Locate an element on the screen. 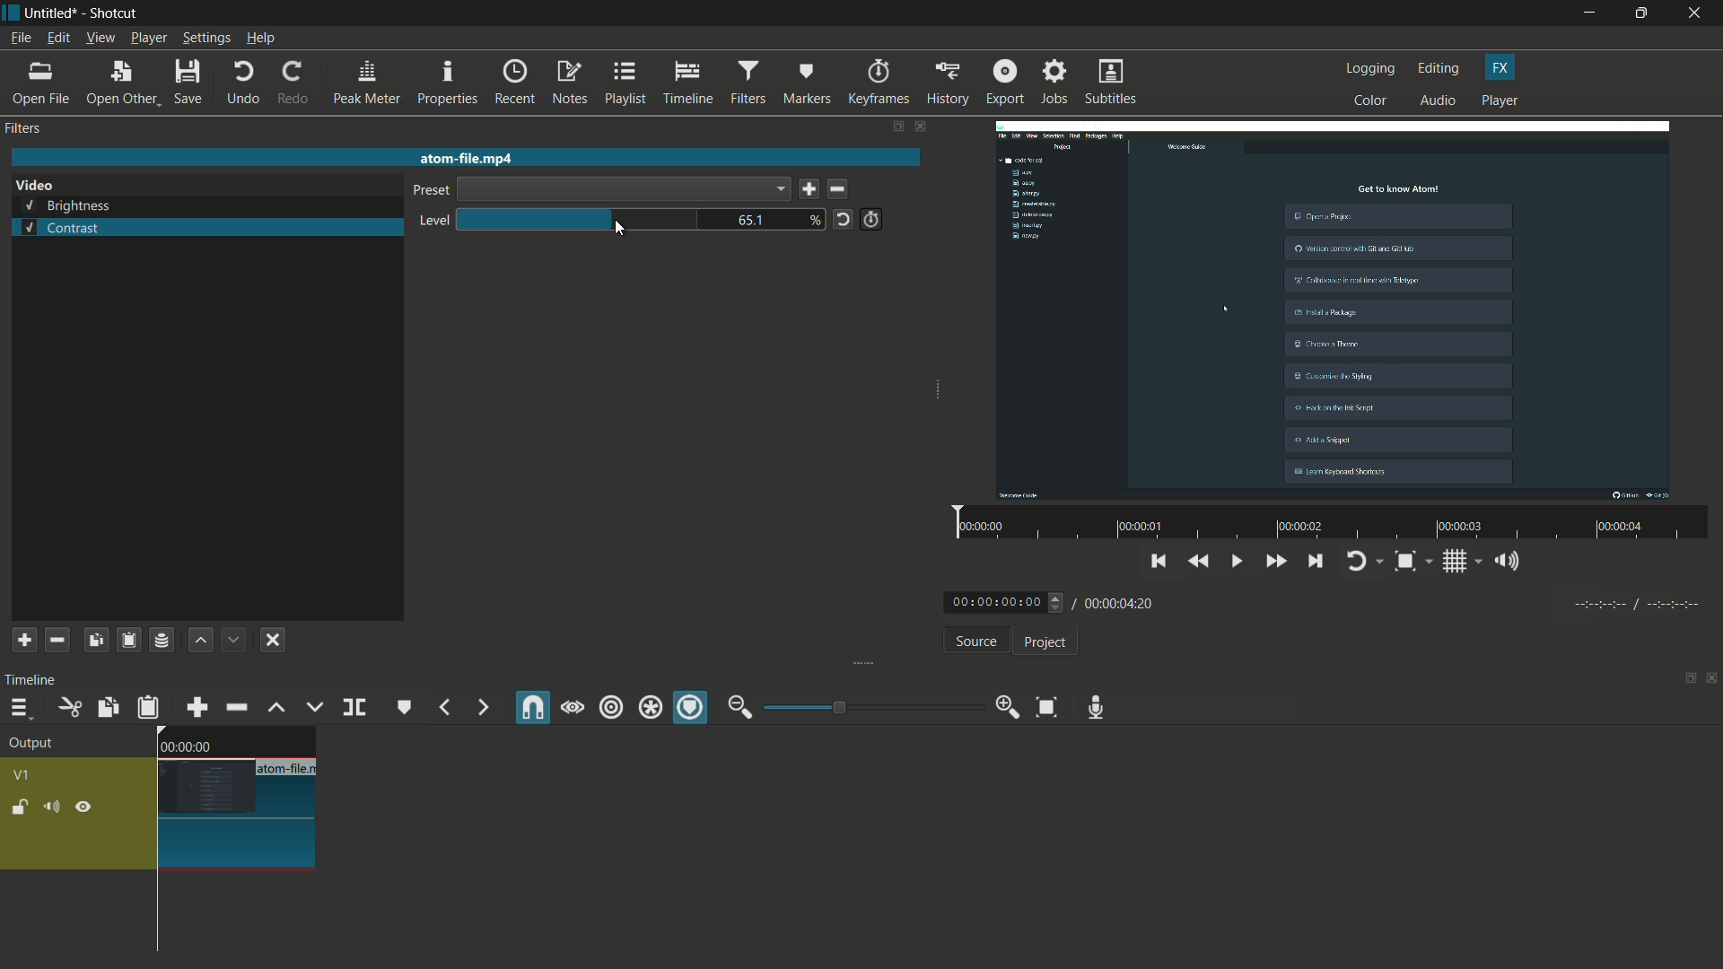 This screenshot has height=969, width=1723. notes is located at coordinates (572, 83).